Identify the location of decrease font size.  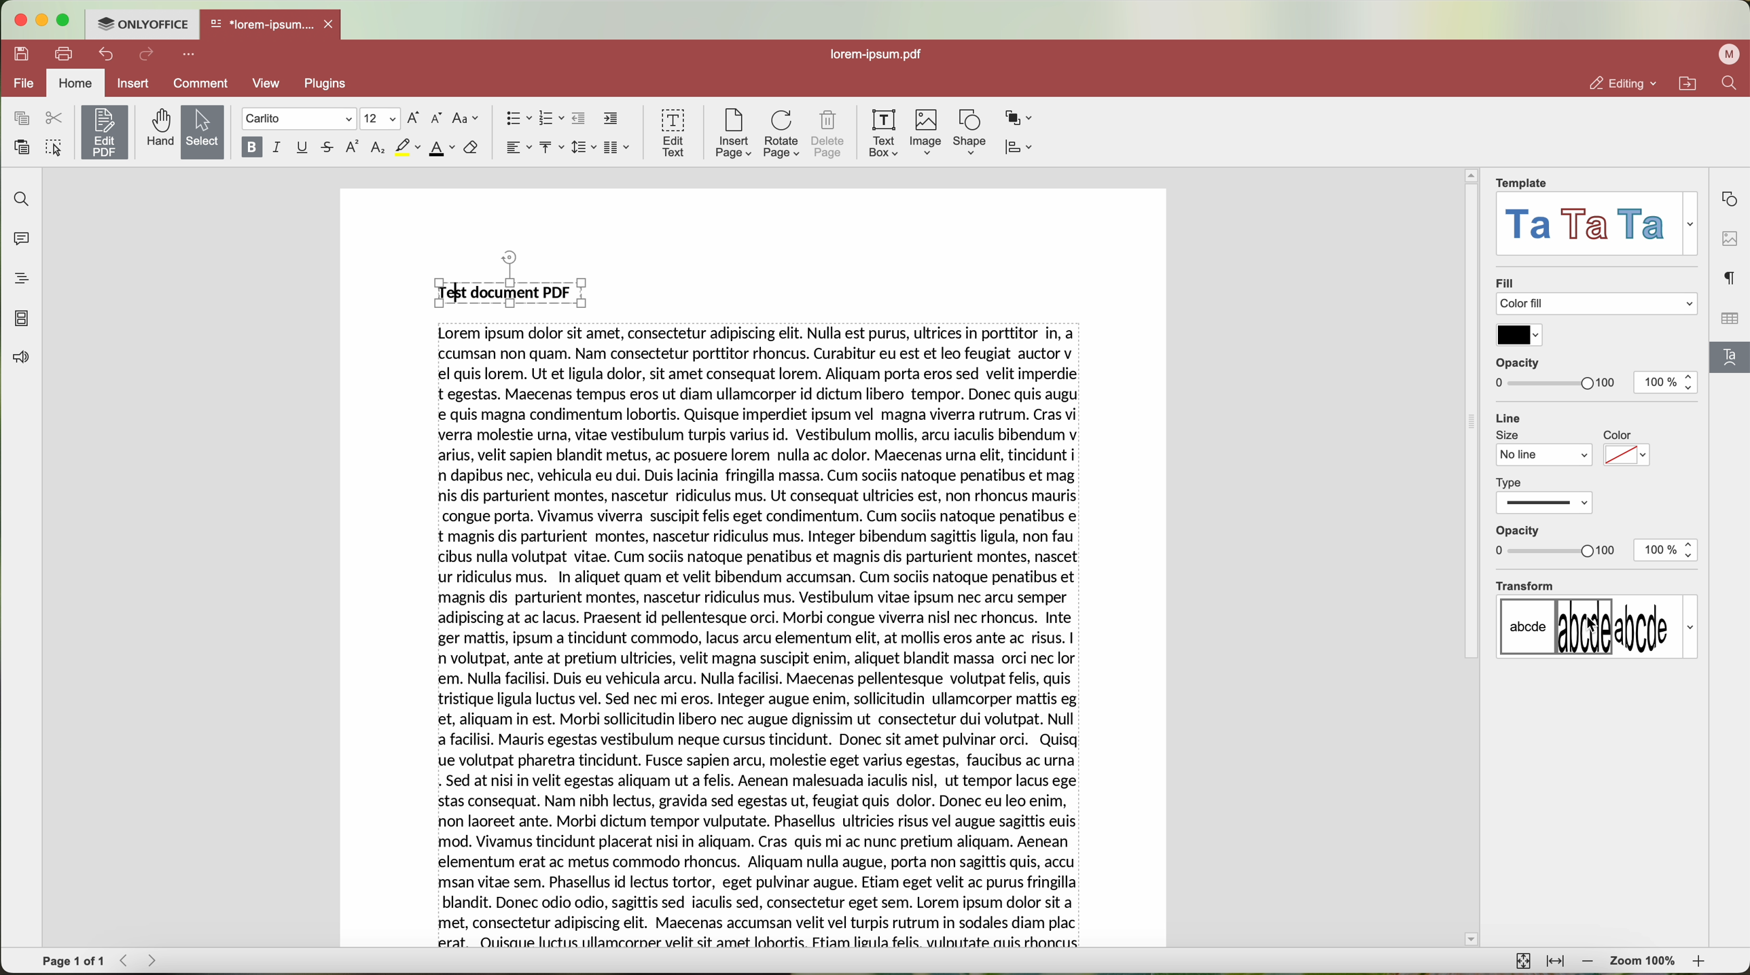
(439, 118).